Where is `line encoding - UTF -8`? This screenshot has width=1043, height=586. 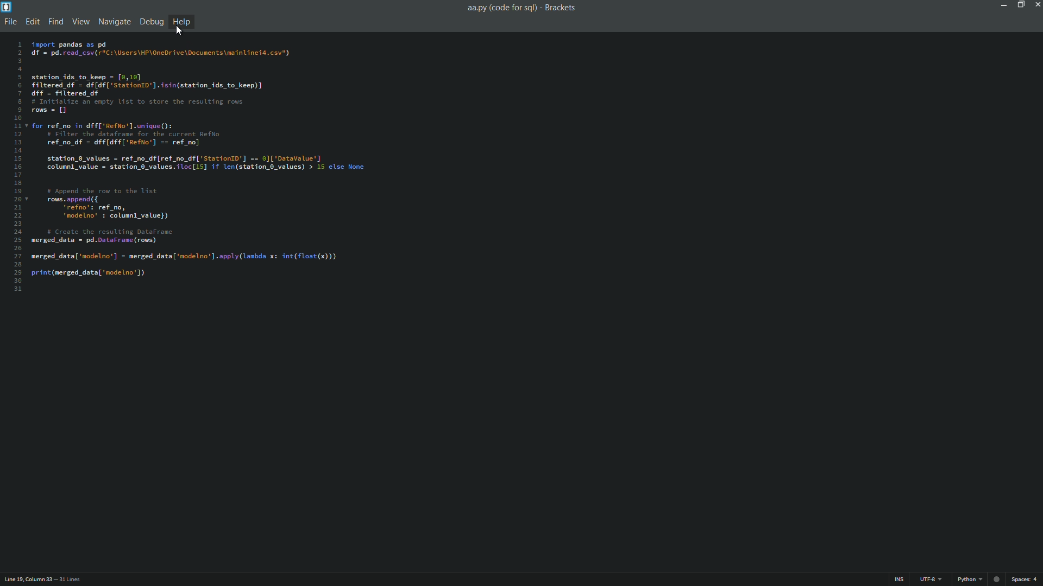 line encoding - UTF -8 is located at coordinates (930, 578).